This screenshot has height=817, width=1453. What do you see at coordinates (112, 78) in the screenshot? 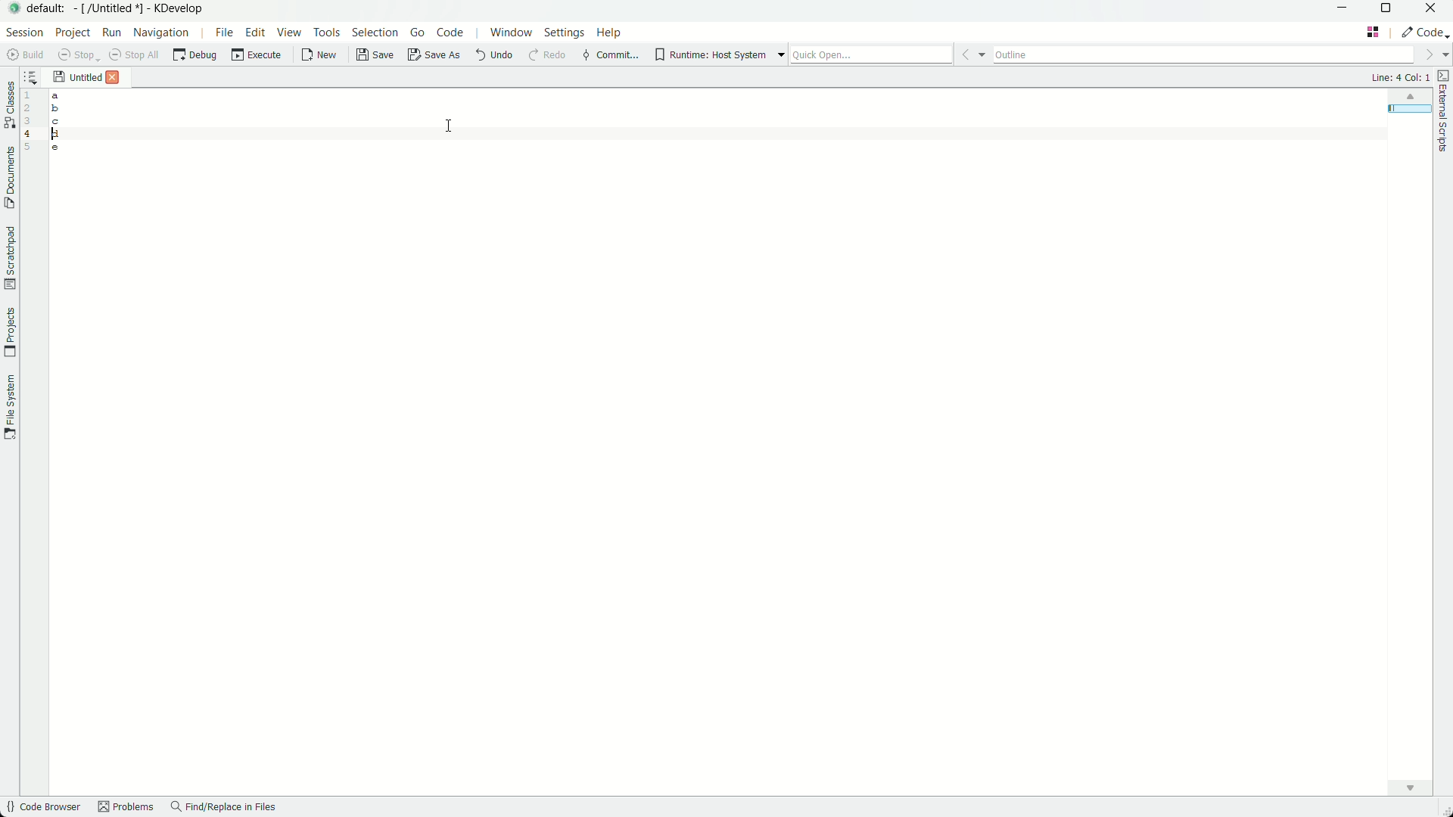
I see `close` at bounding box center [112, 78].